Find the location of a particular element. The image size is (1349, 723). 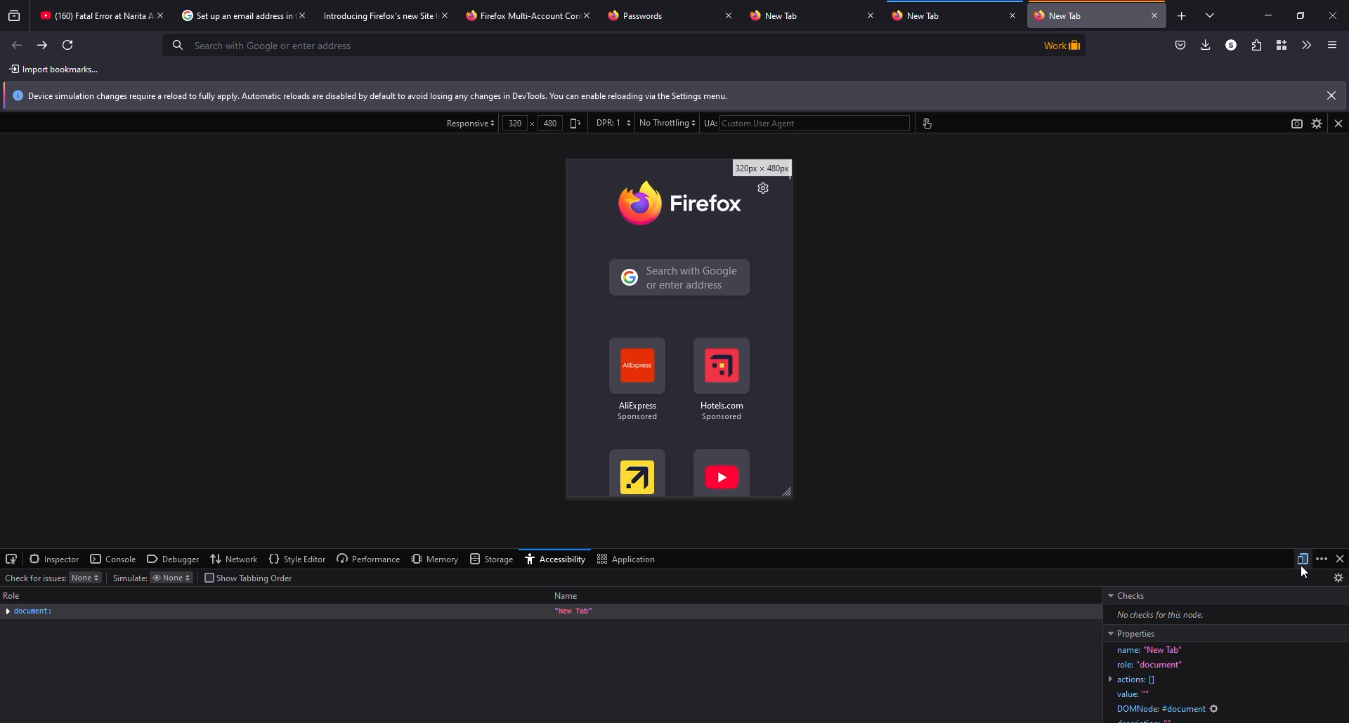

tab is located at coordinates (923, 17).